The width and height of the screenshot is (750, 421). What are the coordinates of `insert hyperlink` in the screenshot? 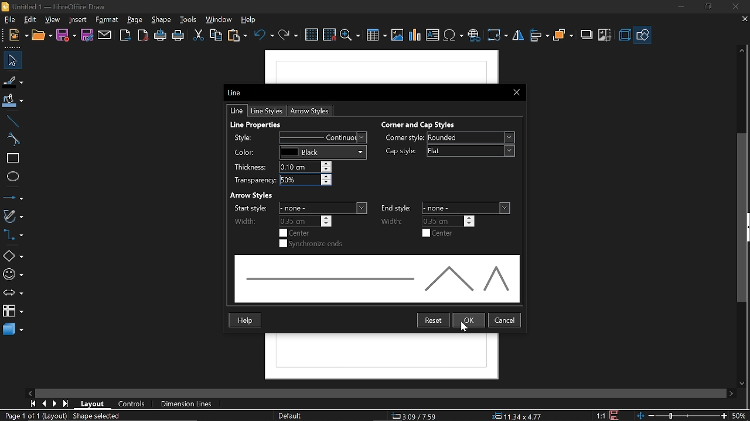 It's located at (474, 35).